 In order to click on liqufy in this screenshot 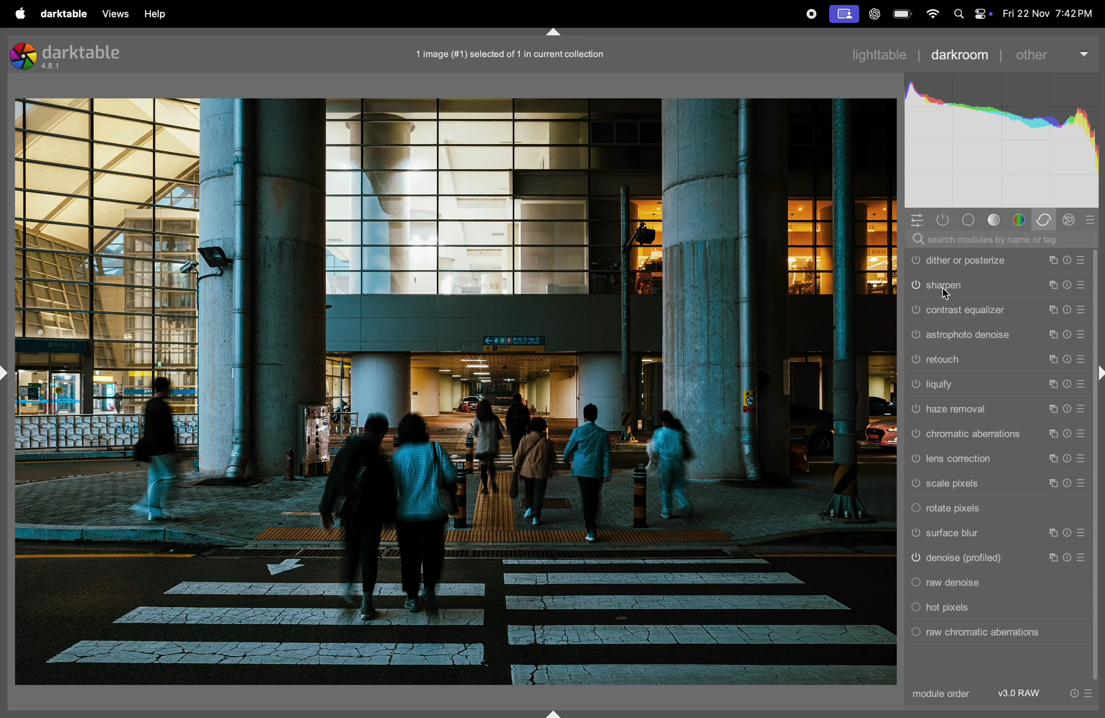, I will do `click(996, 385)`.